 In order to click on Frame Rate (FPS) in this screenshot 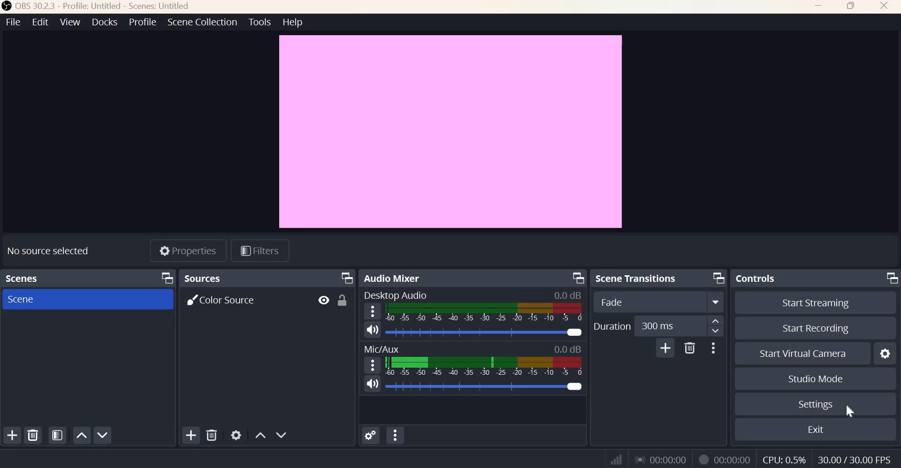, I will do `click(857, 458)`.